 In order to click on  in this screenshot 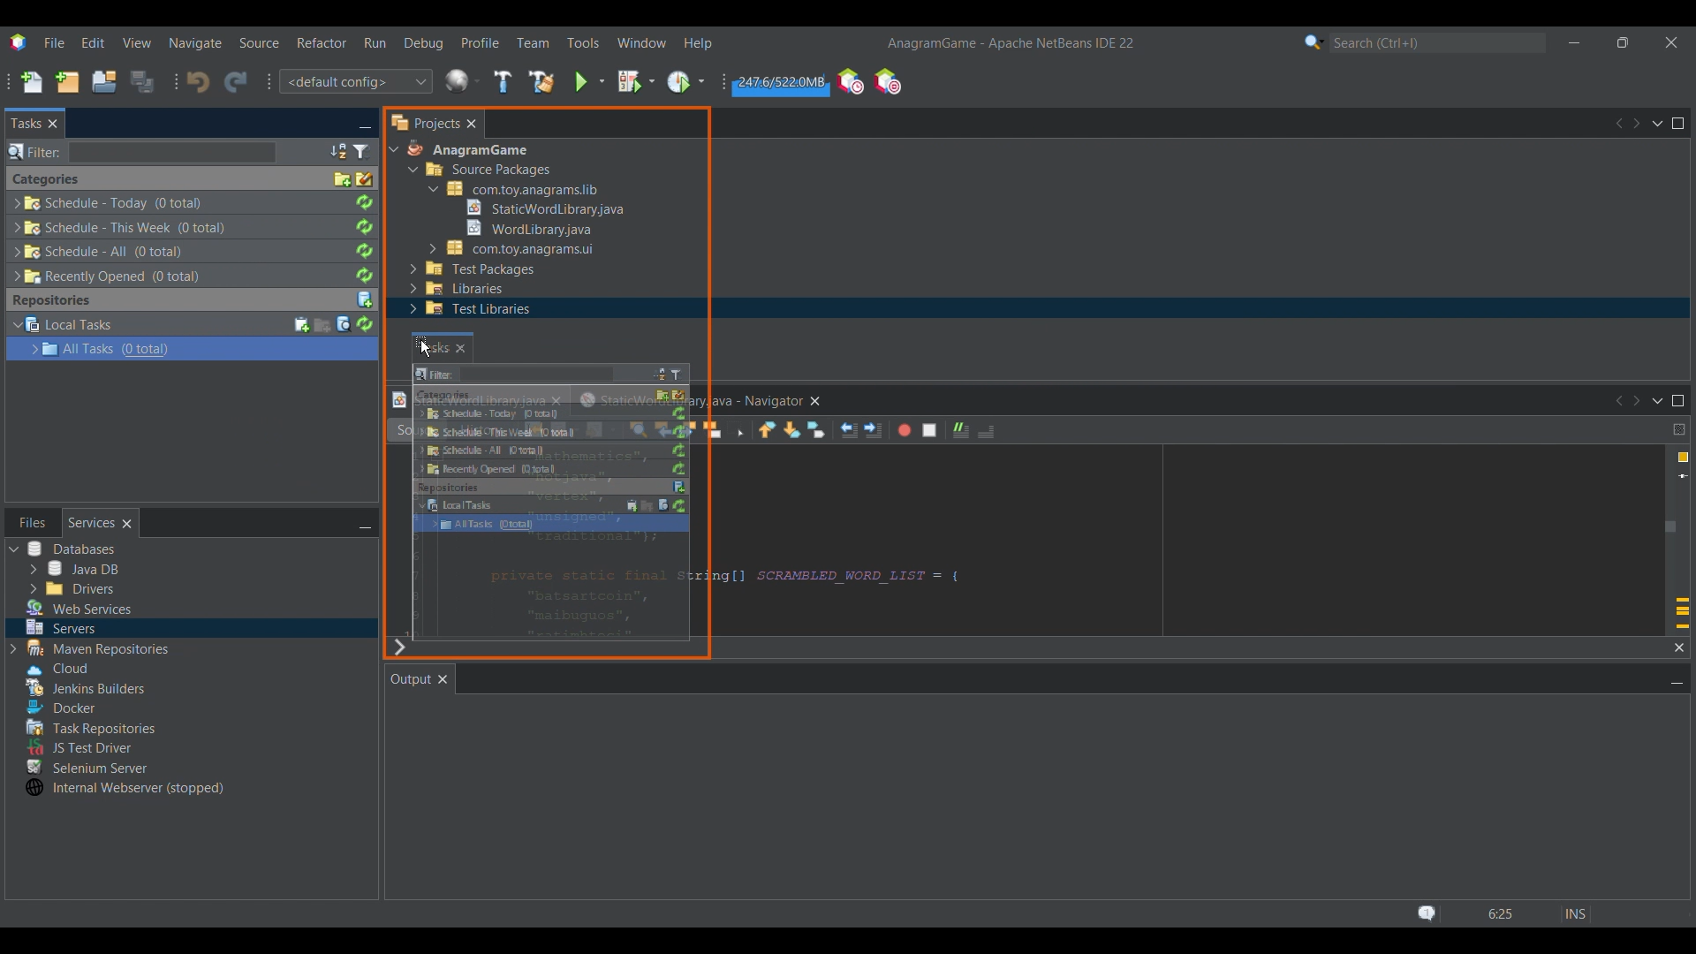, I will do `click(541, 371)`.